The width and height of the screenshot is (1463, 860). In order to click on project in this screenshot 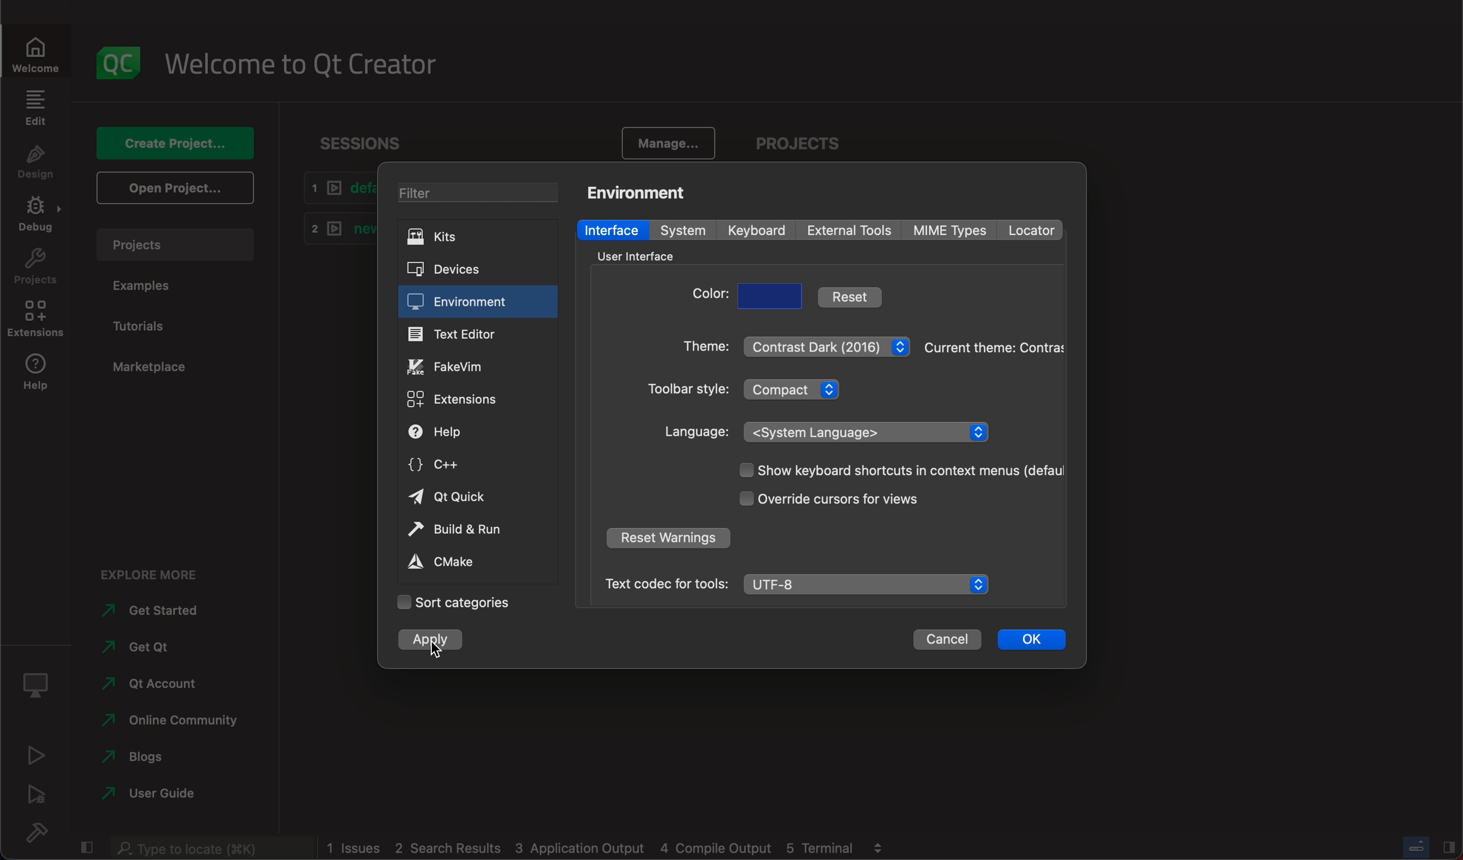, I will do `click(174, 242)`.